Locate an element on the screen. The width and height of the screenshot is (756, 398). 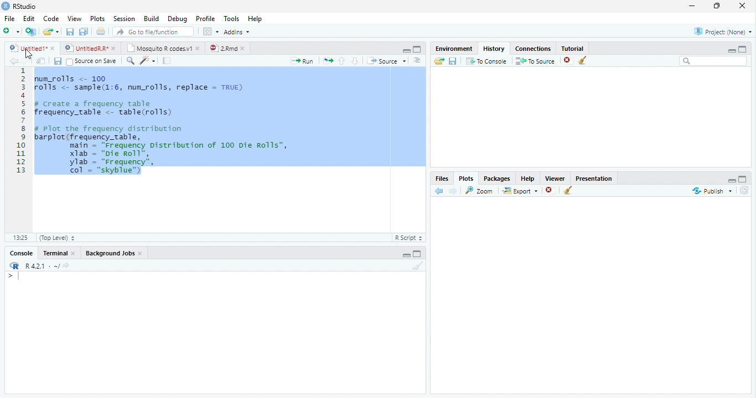
Maximize is located at coordinates (717, 6).